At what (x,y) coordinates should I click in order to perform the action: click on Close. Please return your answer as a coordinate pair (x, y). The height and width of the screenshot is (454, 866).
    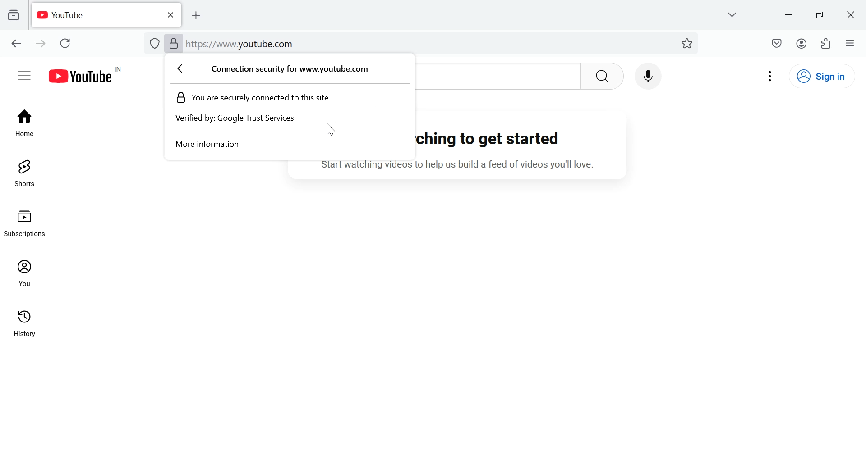
    Looking at the image, I should click on (852, 15).